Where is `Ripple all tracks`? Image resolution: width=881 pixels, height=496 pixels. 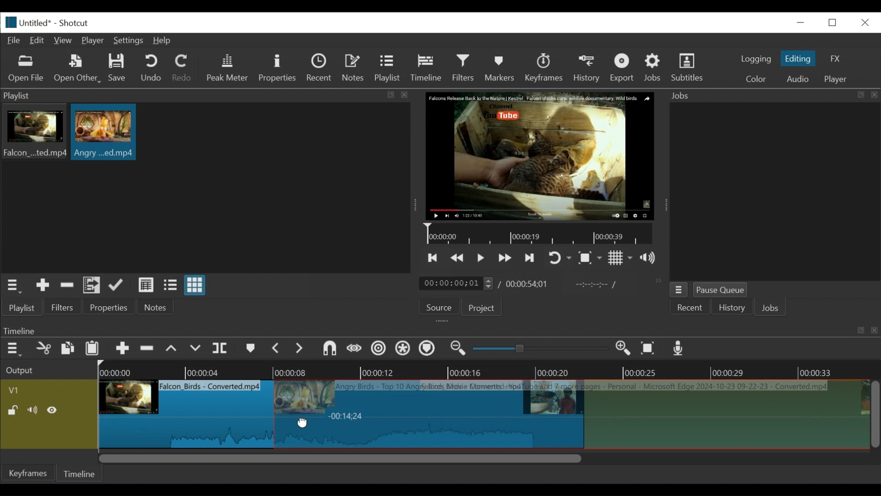 Ripple all tracks is located at coordinates (402, 349).